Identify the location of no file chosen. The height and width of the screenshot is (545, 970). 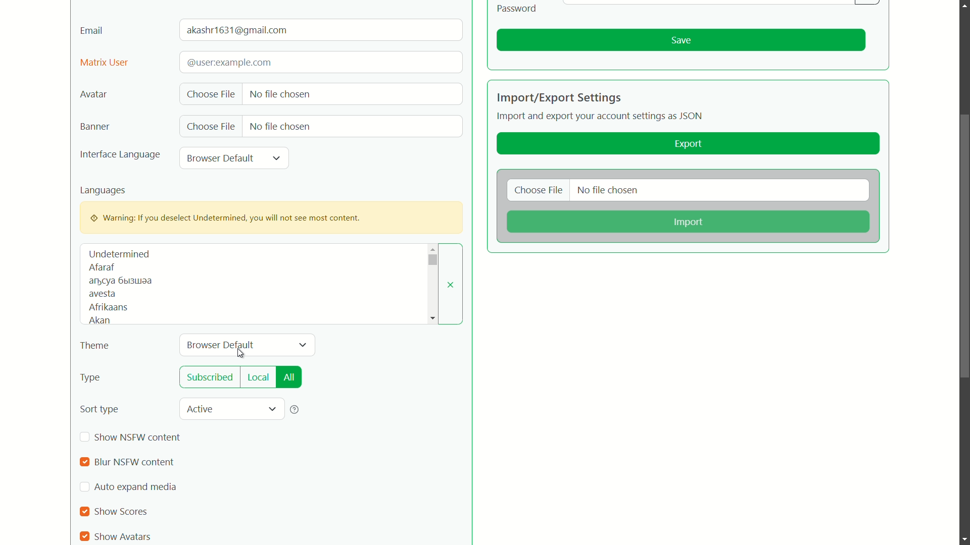
(608, 191).